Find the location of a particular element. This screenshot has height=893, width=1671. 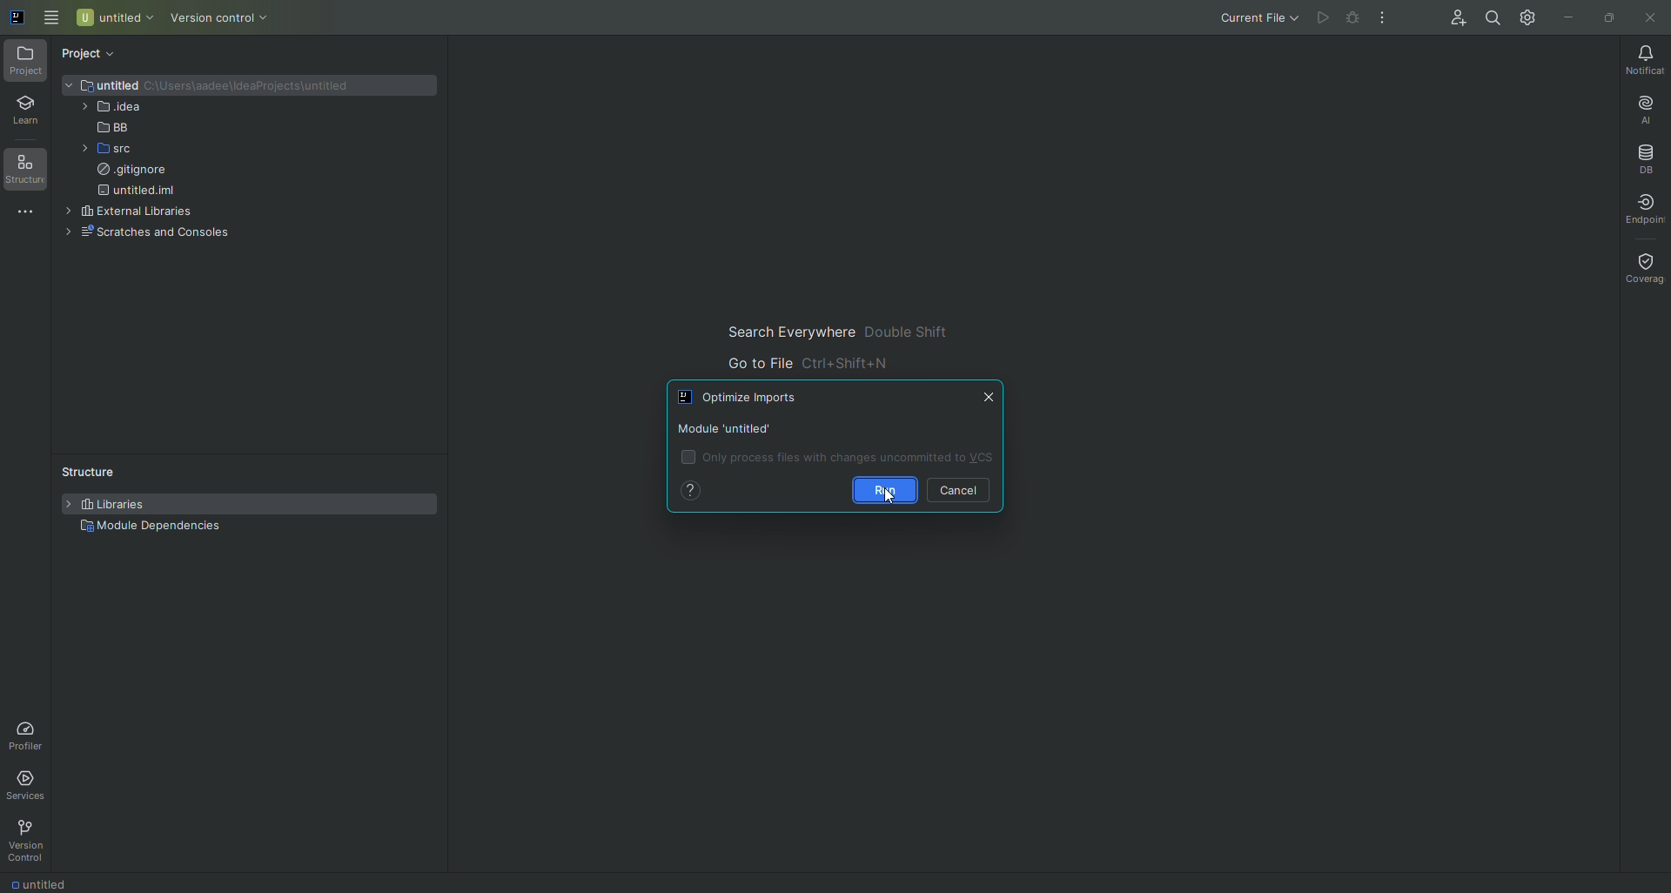

Optimize Imports is located at coordinates (747, 398).